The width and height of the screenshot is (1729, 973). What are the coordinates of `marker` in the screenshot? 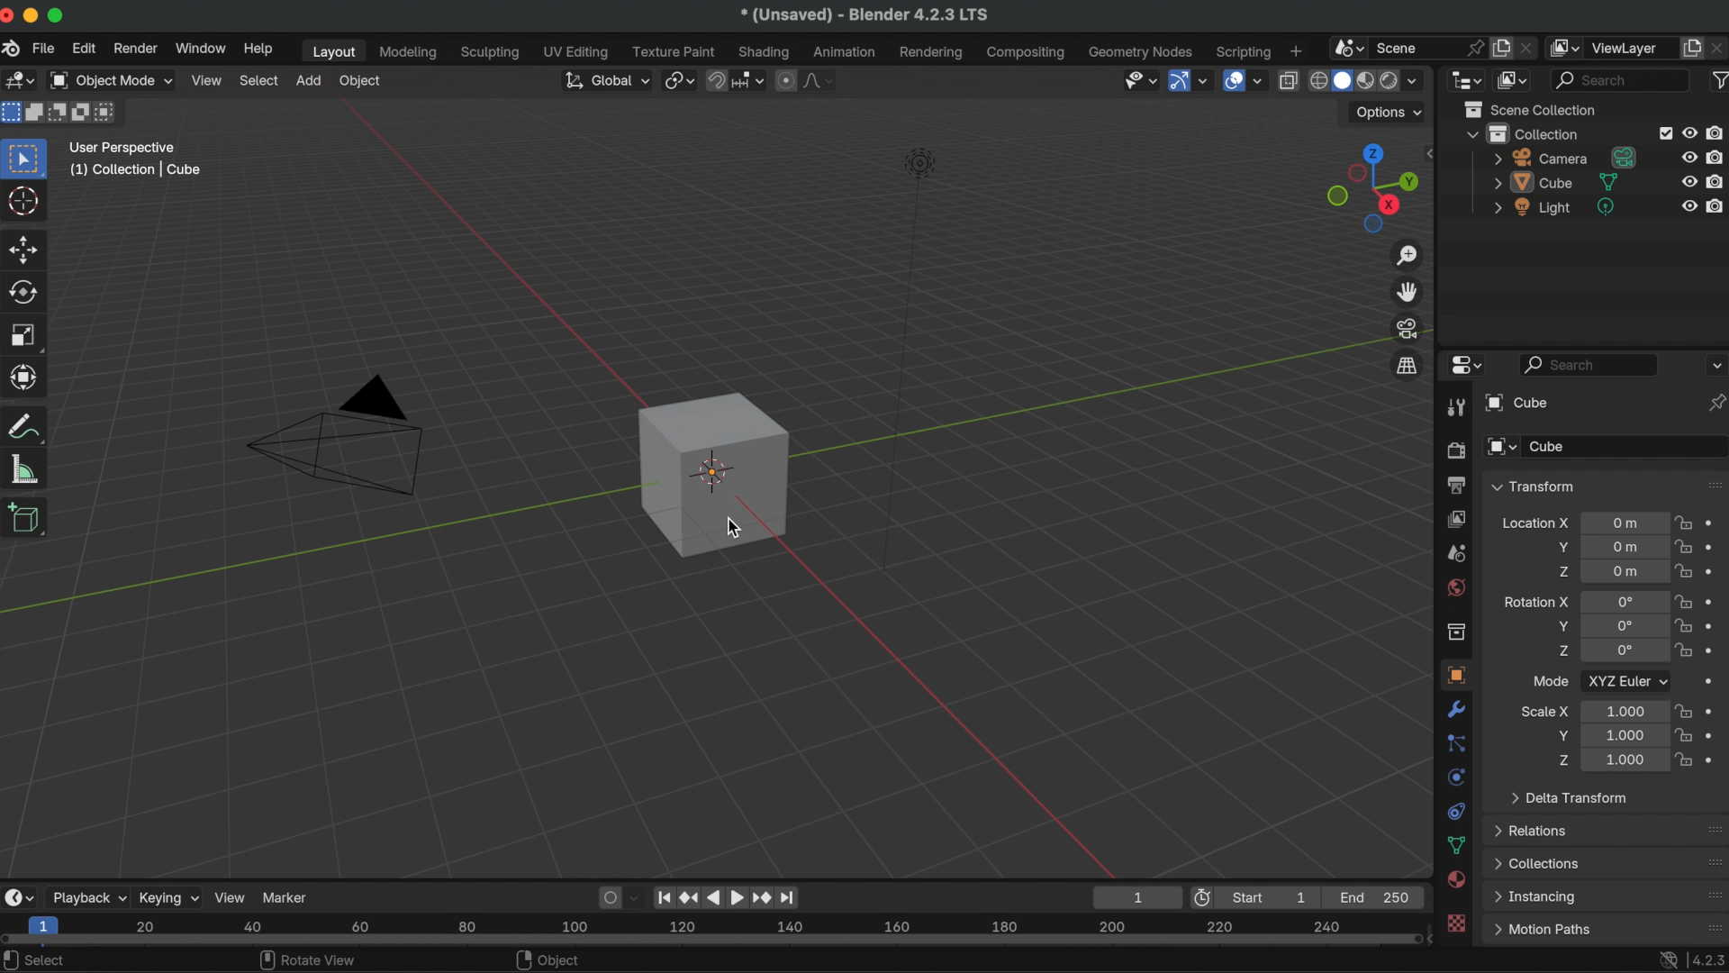 It's located at (288, 896).